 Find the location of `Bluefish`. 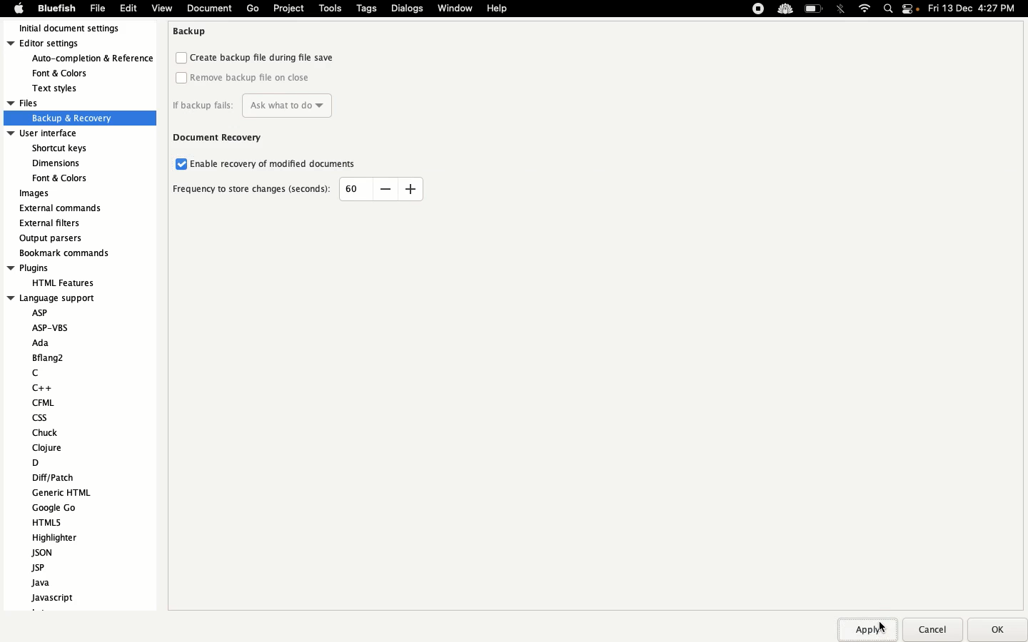

Bluefish is located at coordinates (55, 9).